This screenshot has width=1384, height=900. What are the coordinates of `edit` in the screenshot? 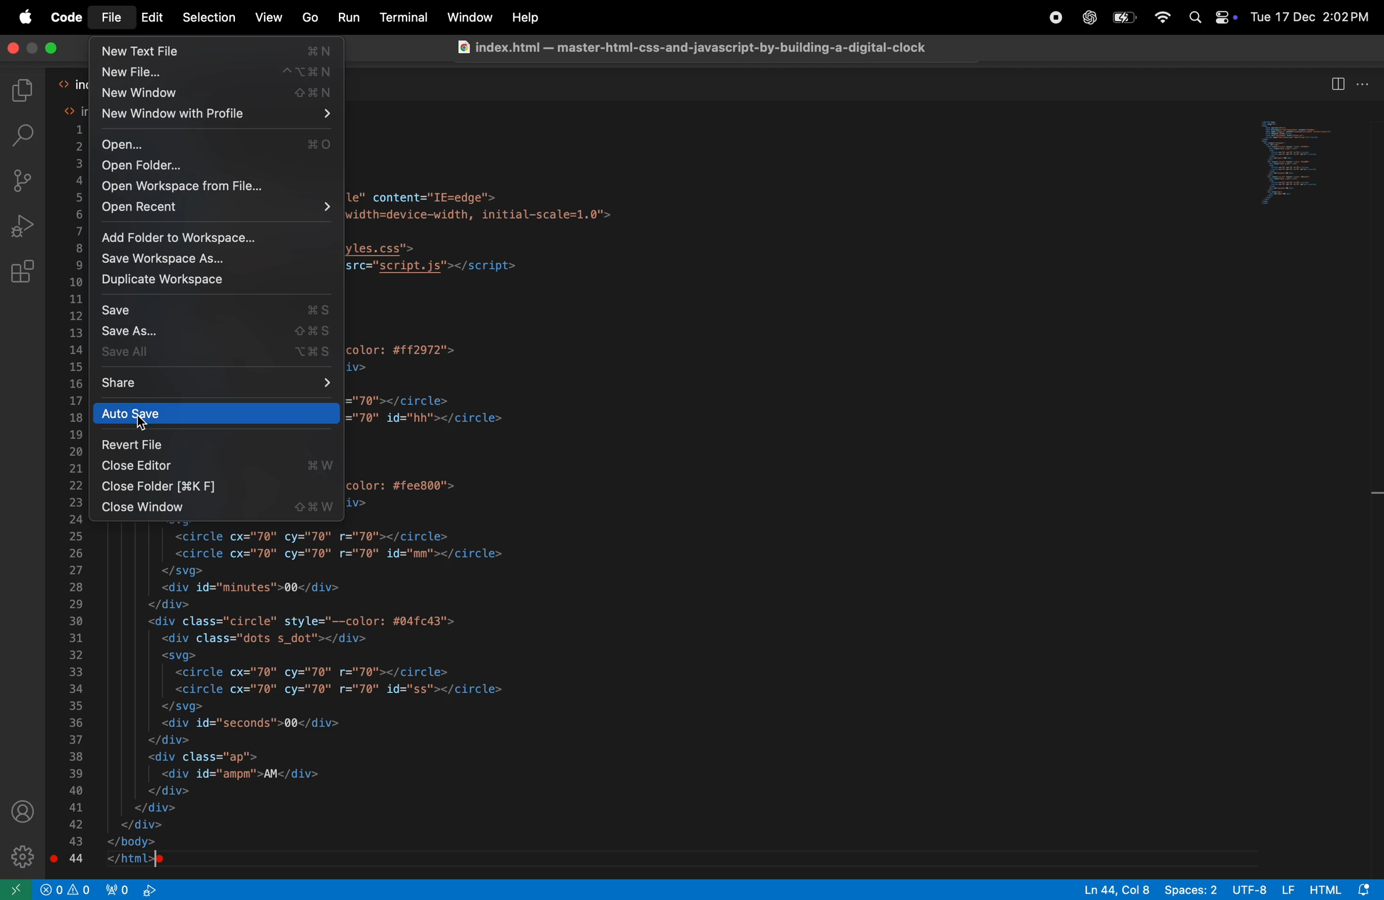 It's located at (154, 17).